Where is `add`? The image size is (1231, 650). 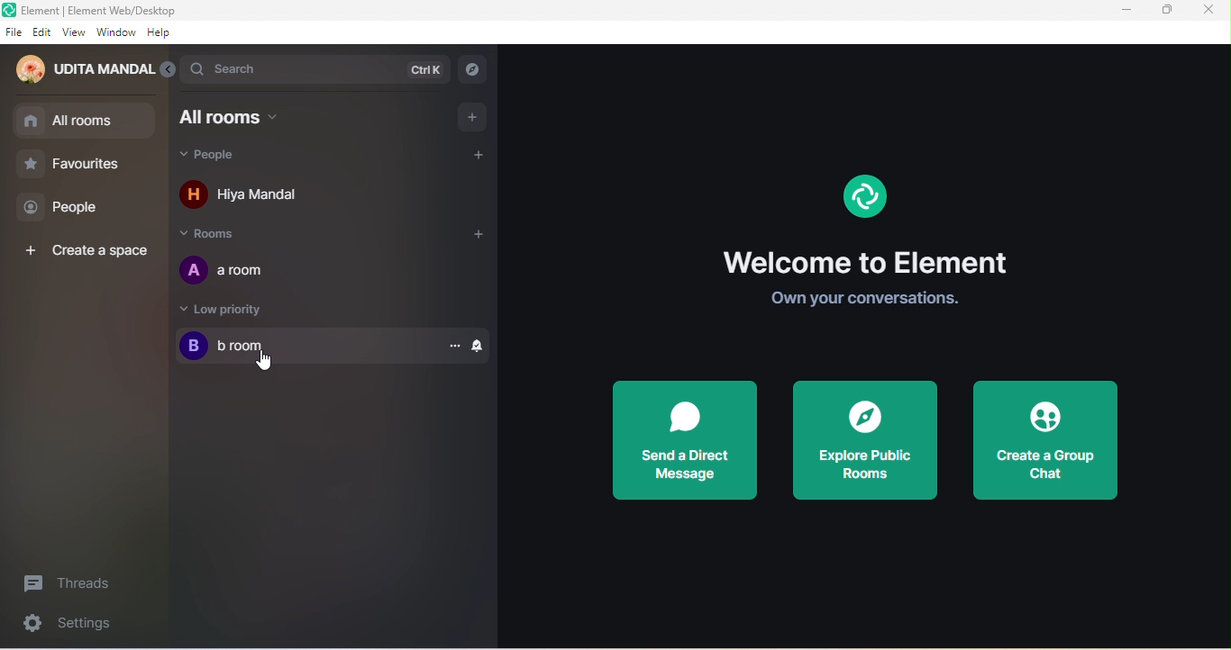
add is located at coordinates (472, 116).